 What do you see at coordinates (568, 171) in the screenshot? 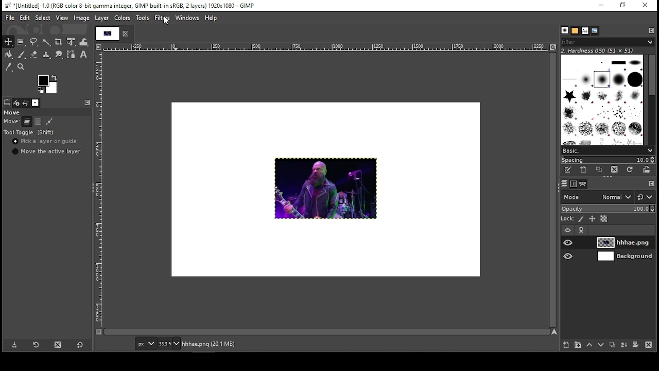
I see `edit this brush` at bounding box center [568, 171].